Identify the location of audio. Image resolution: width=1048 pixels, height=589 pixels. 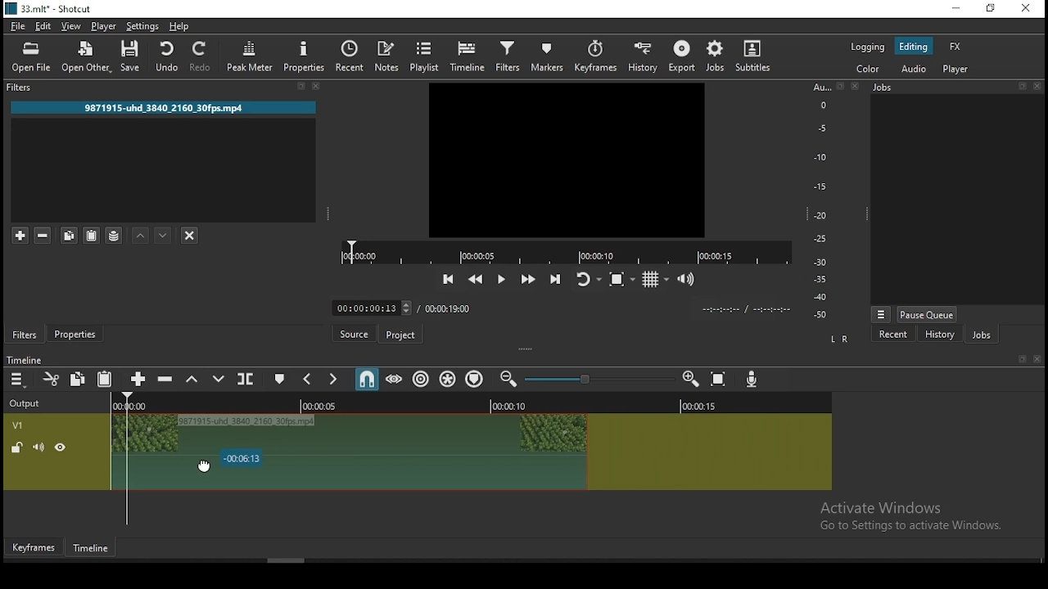
(915, 69).